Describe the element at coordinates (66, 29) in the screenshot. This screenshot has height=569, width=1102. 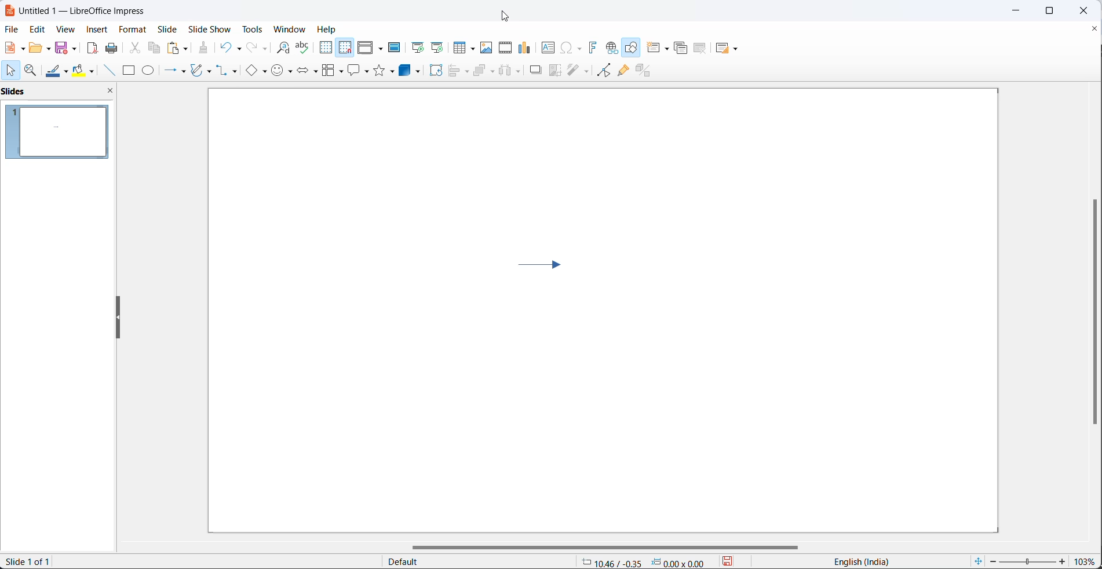
I see `view ` at that location.